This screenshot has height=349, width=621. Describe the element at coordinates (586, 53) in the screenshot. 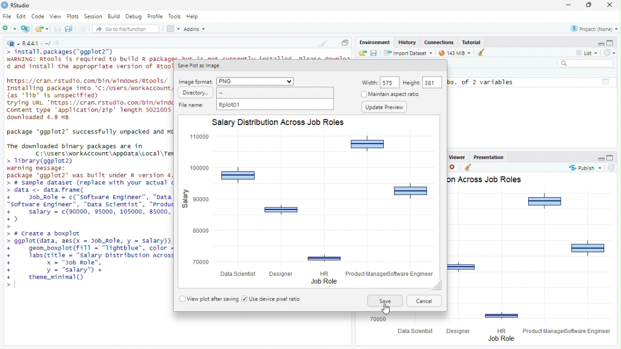

I see `list view` at that location.